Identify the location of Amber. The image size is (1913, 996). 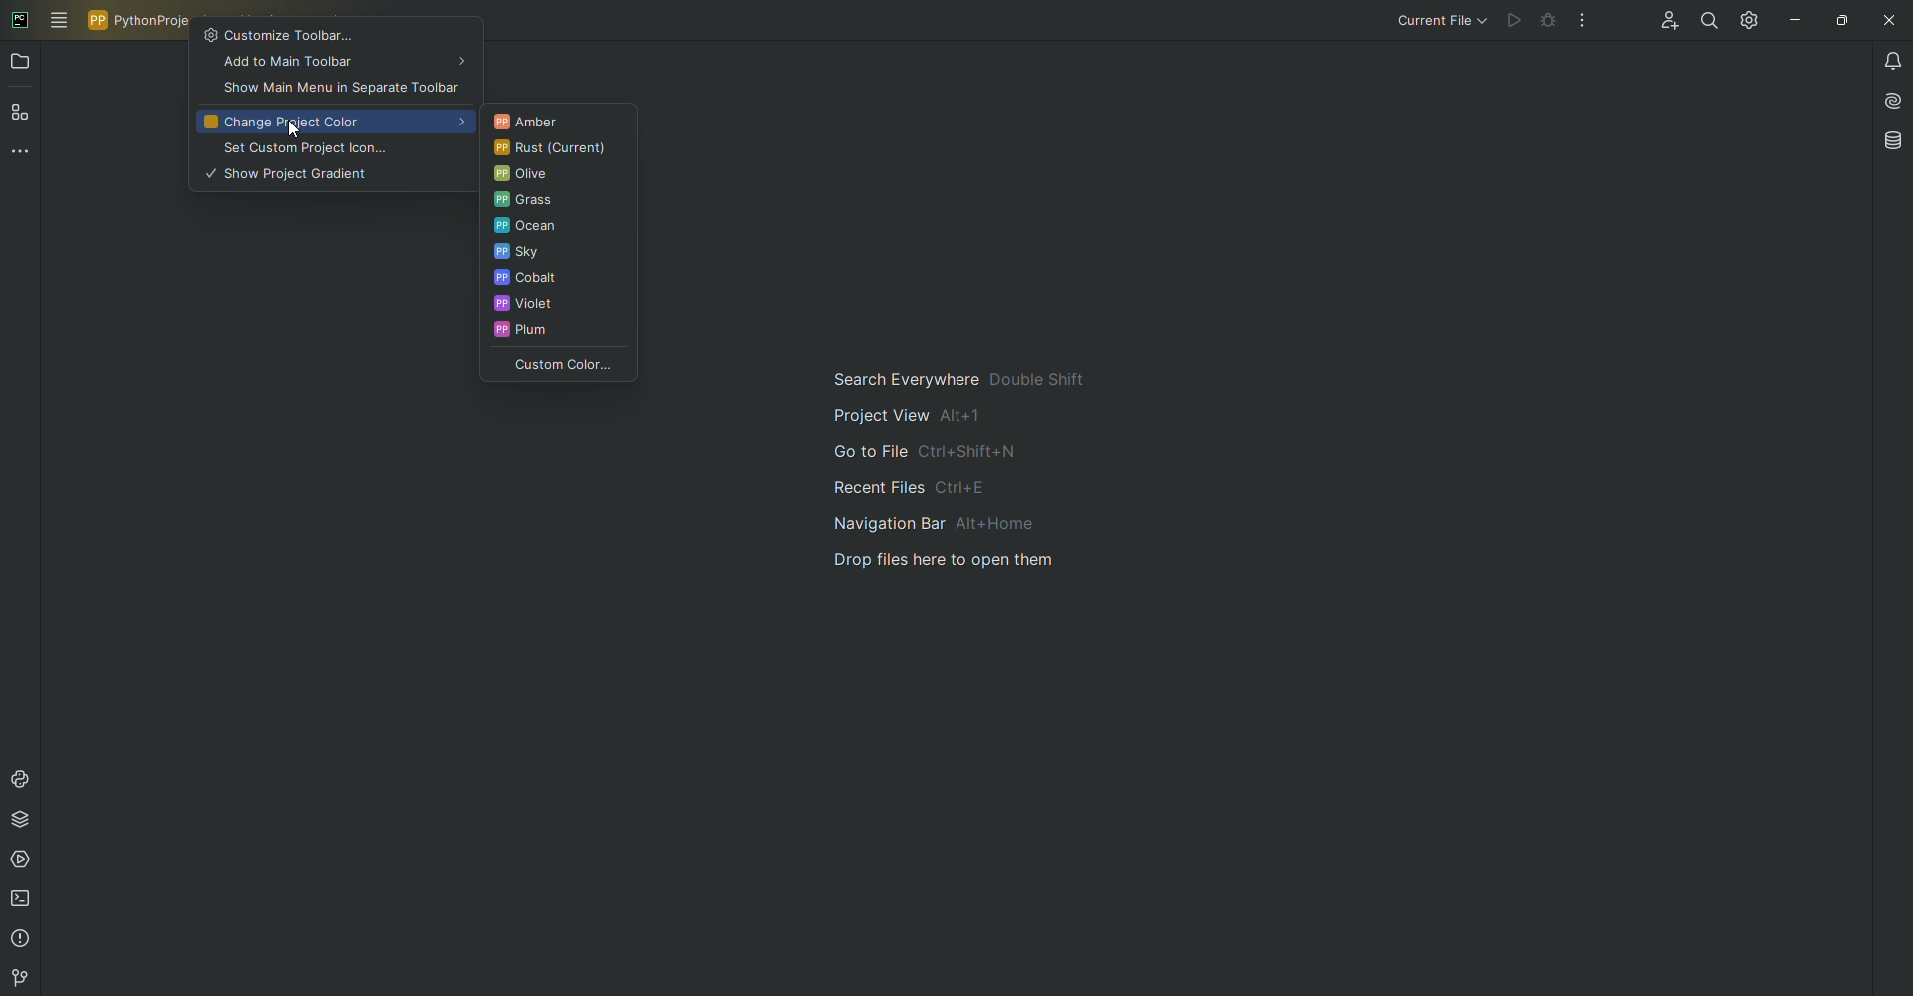
(555, 121).